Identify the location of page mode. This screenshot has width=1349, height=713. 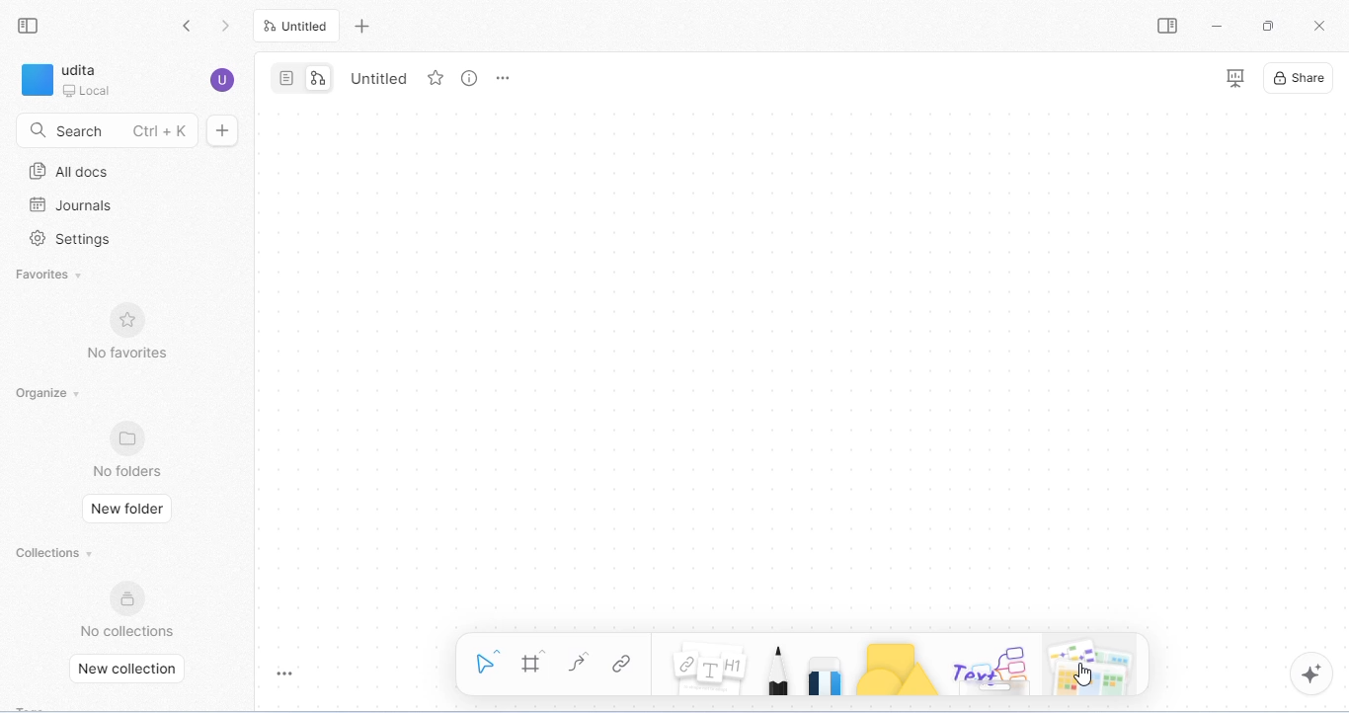
(287, 78).